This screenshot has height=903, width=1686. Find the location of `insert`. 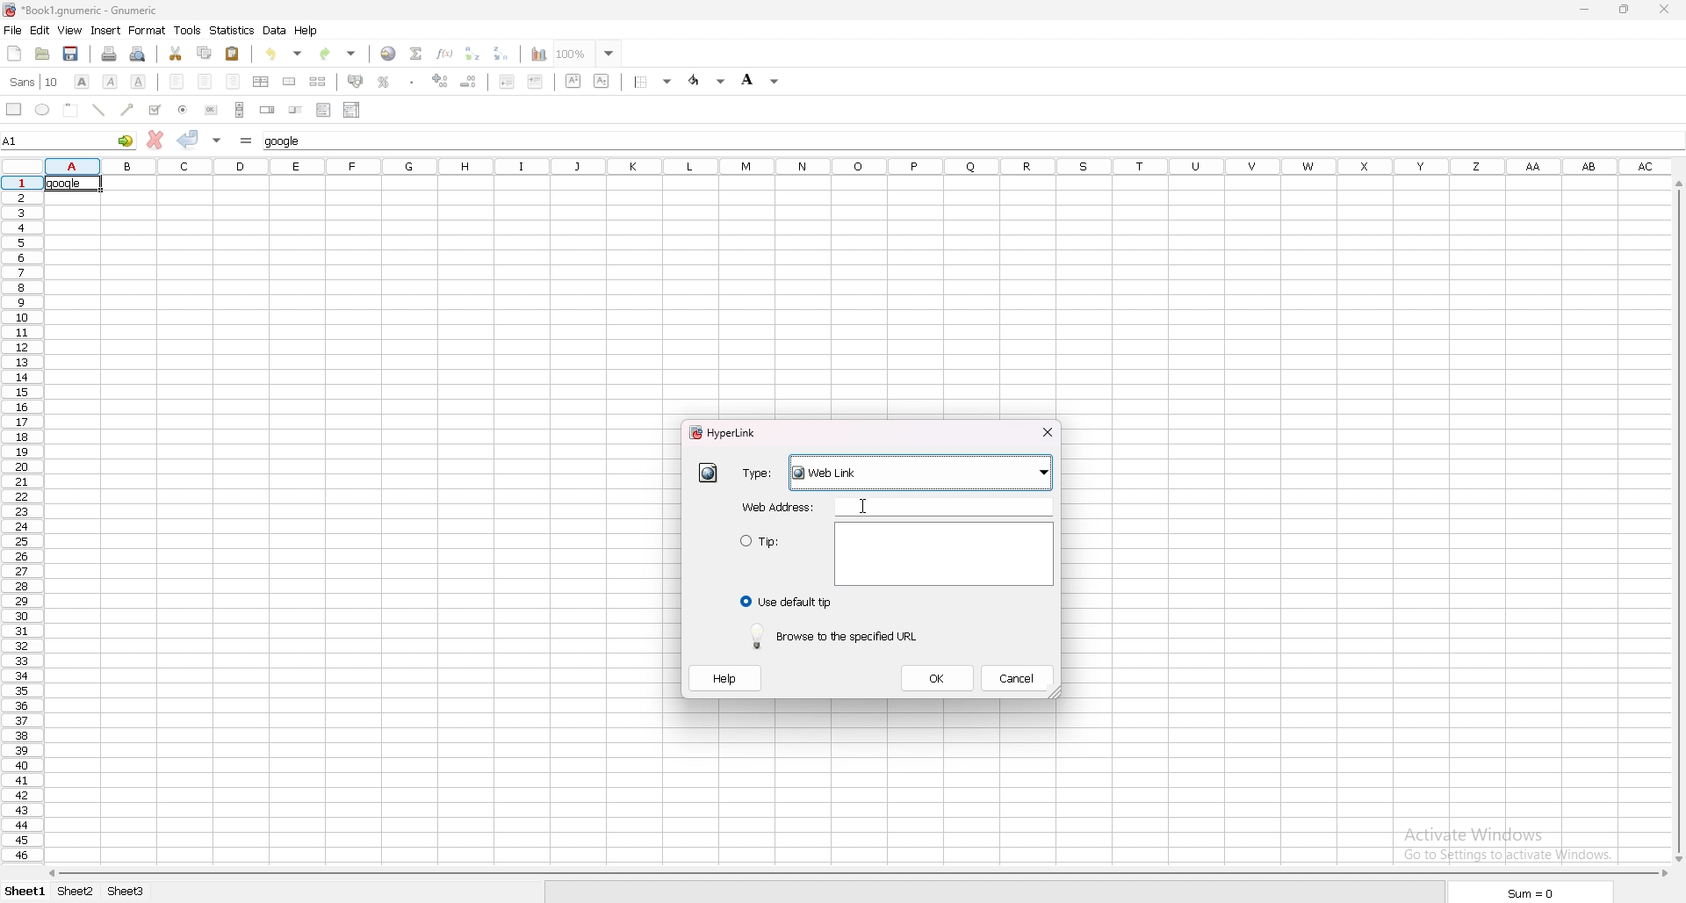

insert is located at coordinates (105, 31).